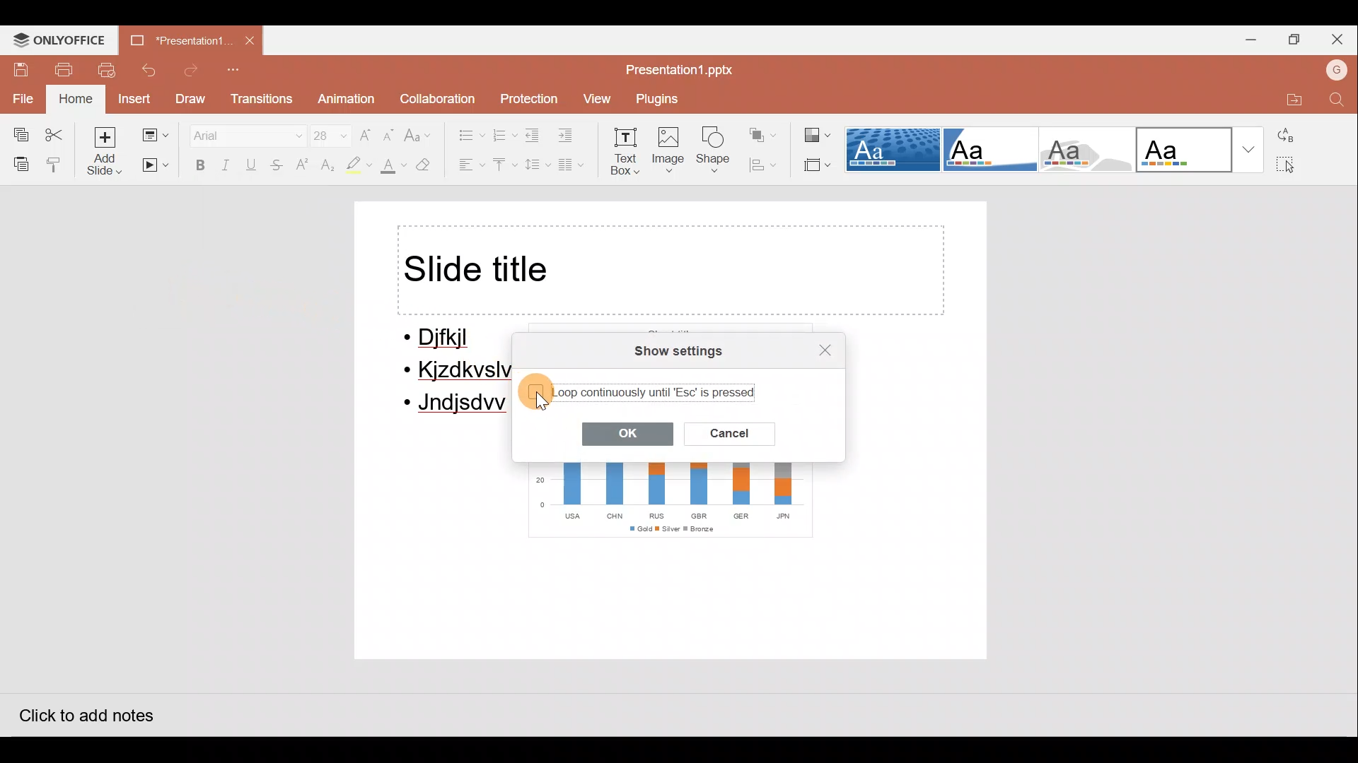 The height and width of the screenshot is (763, 1358). I want to click on Cut, so click(61, 134).